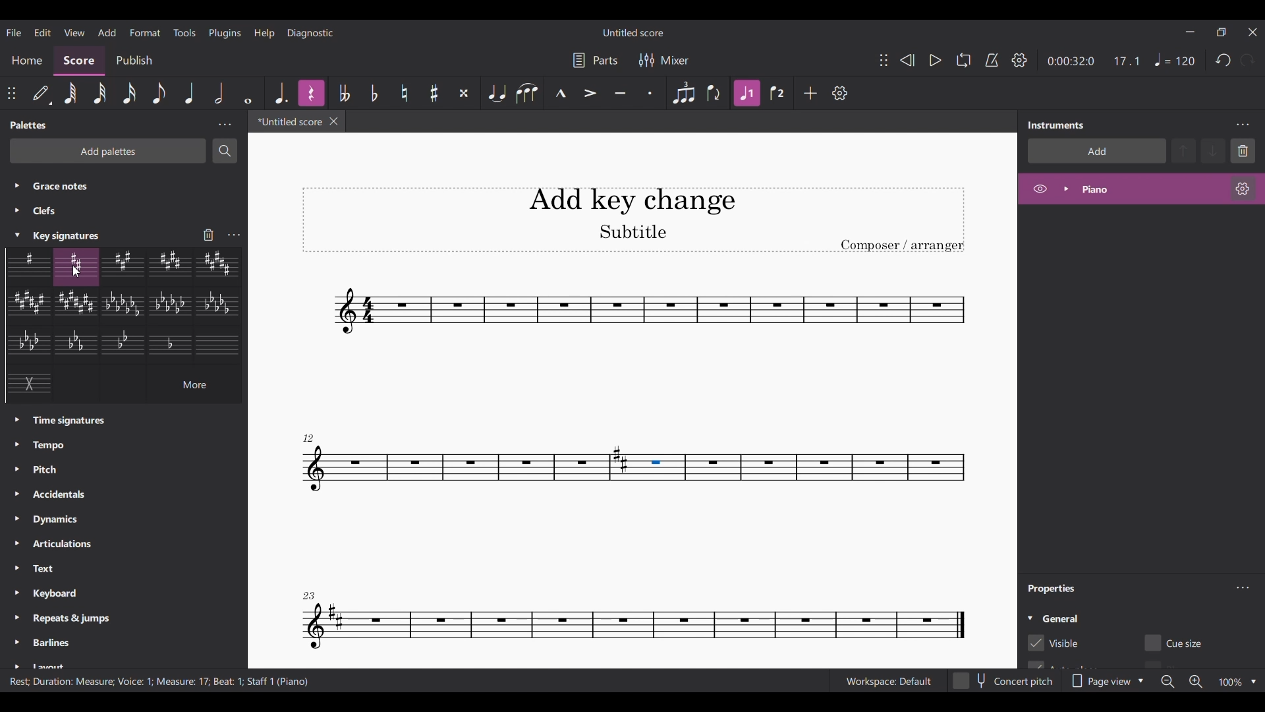  What do you see at coordinates (146, 32) in the screenshot?
I see `Format menu` at bounding box center [146, 32].